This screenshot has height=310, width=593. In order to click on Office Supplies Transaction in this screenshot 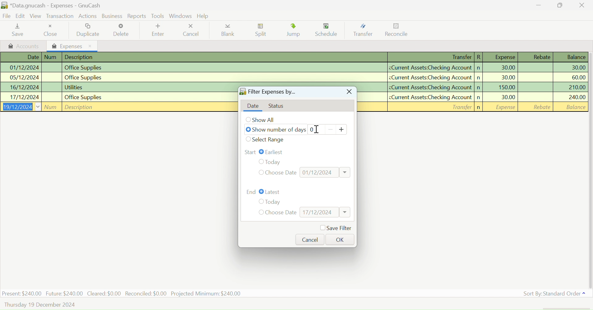, I will do `click(293, 77)`.